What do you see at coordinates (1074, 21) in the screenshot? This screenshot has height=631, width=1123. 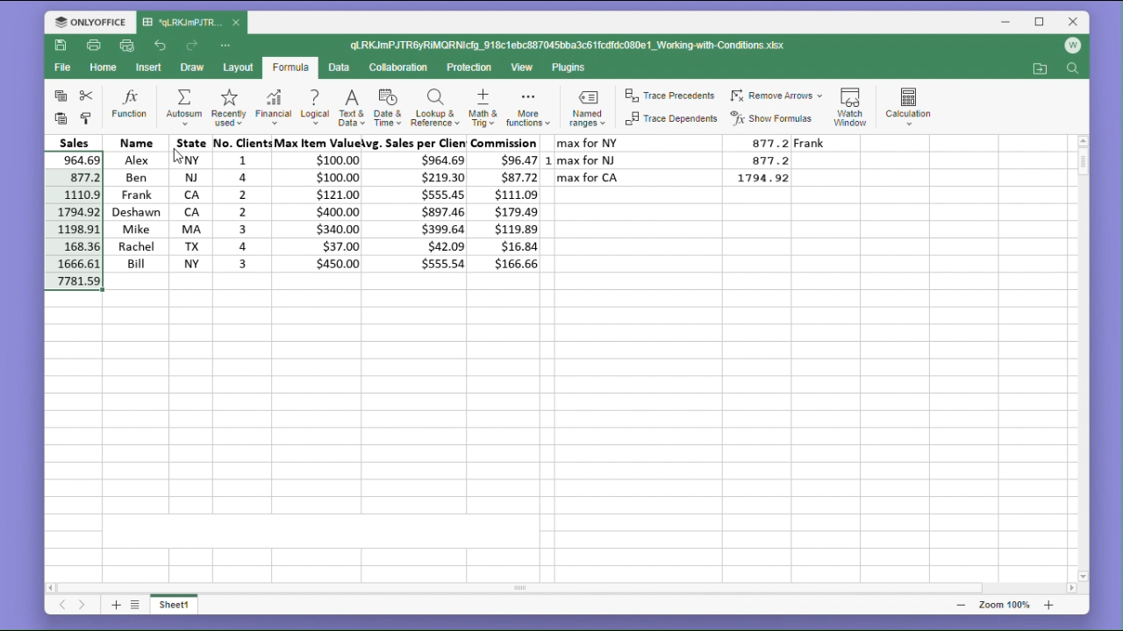 I see `close` at bounding box center [1074, 21].